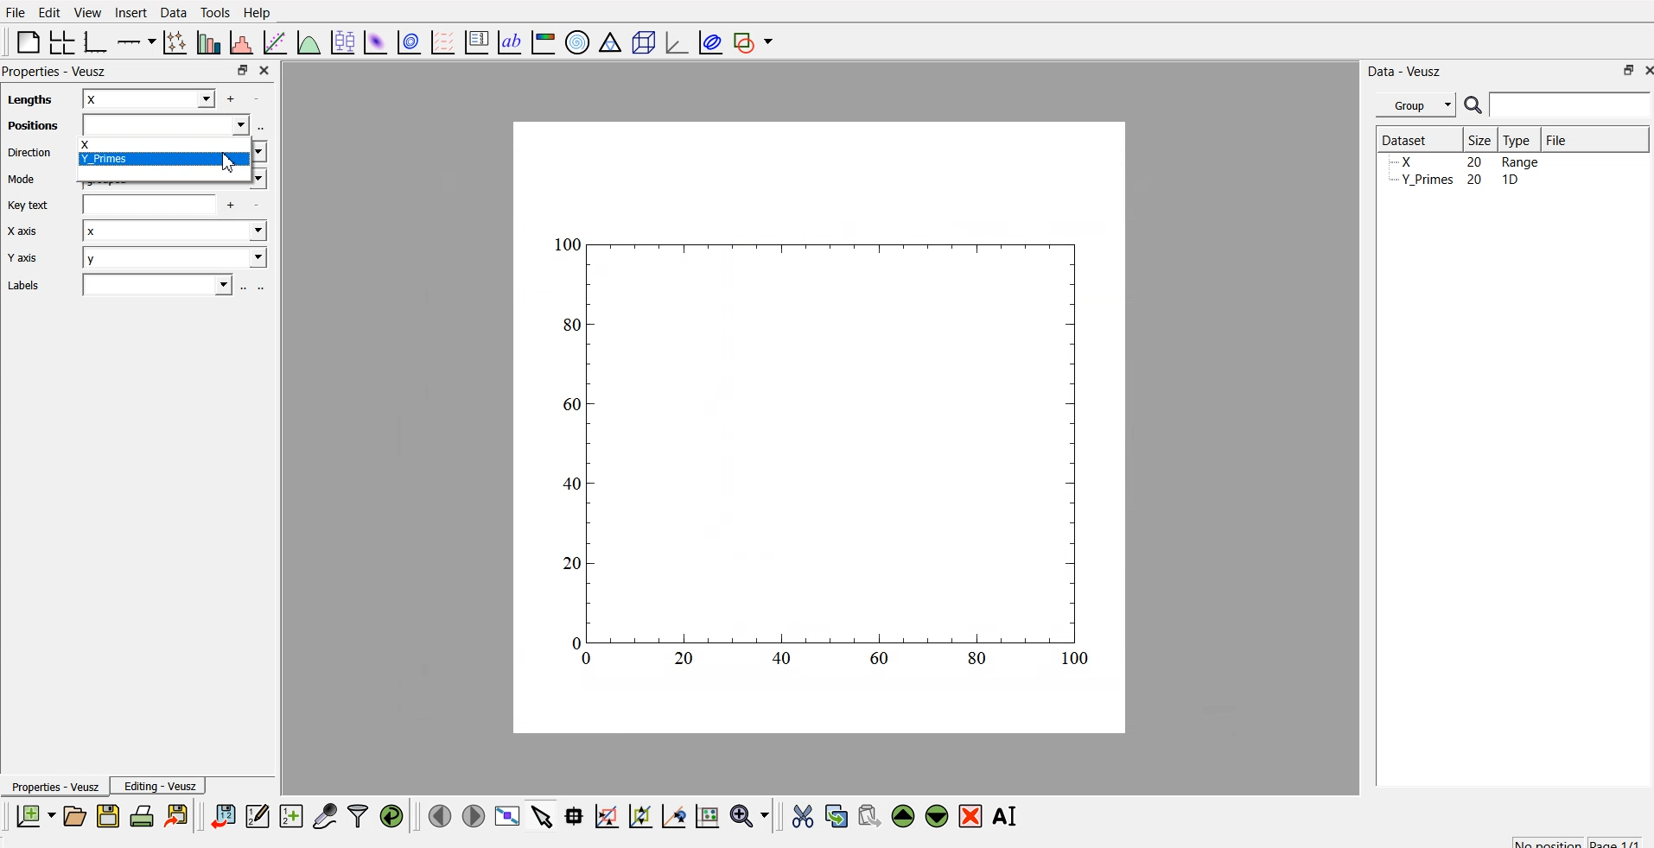 The height and width of the screenshot is (848, 1654). I want to click on close, so click(1644, 72).